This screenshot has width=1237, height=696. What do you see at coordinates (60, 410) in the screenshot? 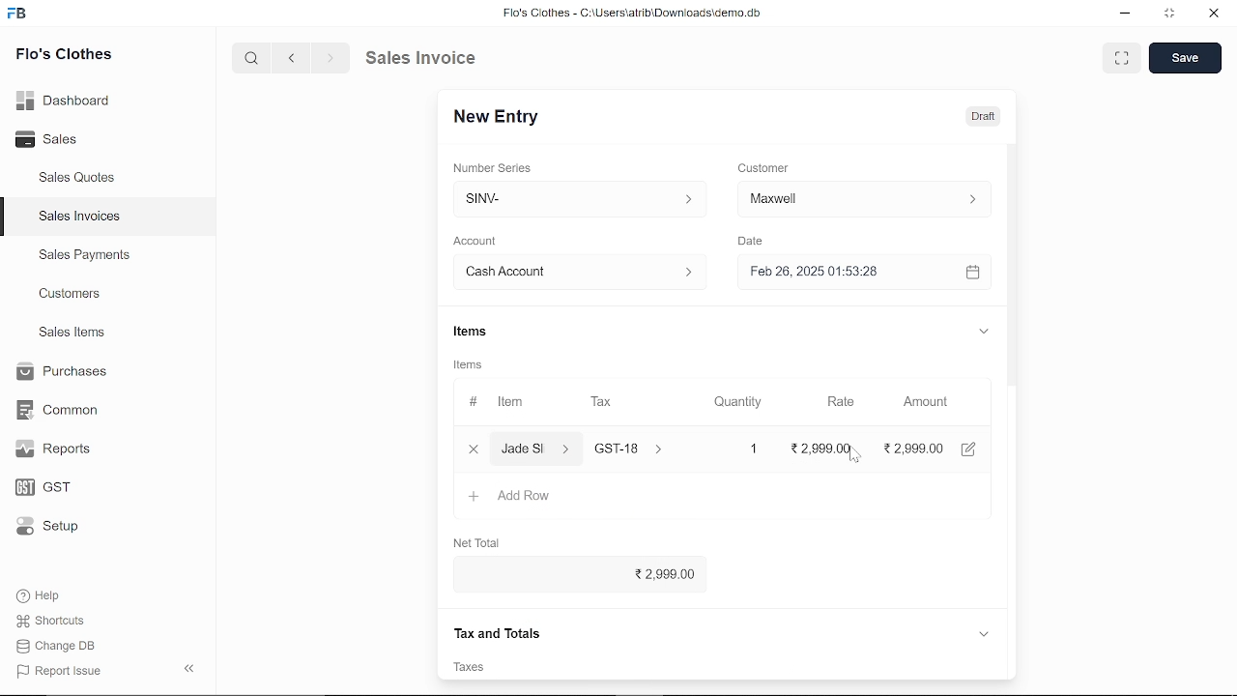
I see `Common` at bounding box center [60, 410].